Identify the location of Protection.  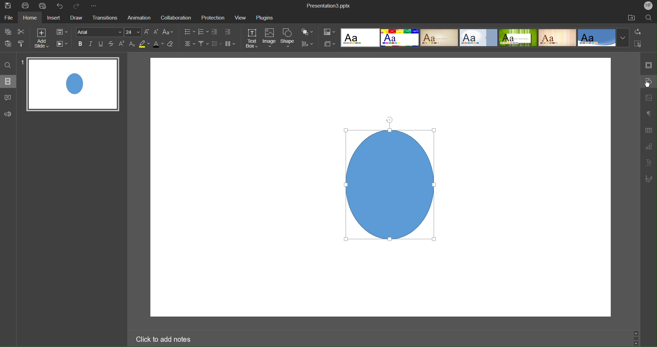
(214, 17).